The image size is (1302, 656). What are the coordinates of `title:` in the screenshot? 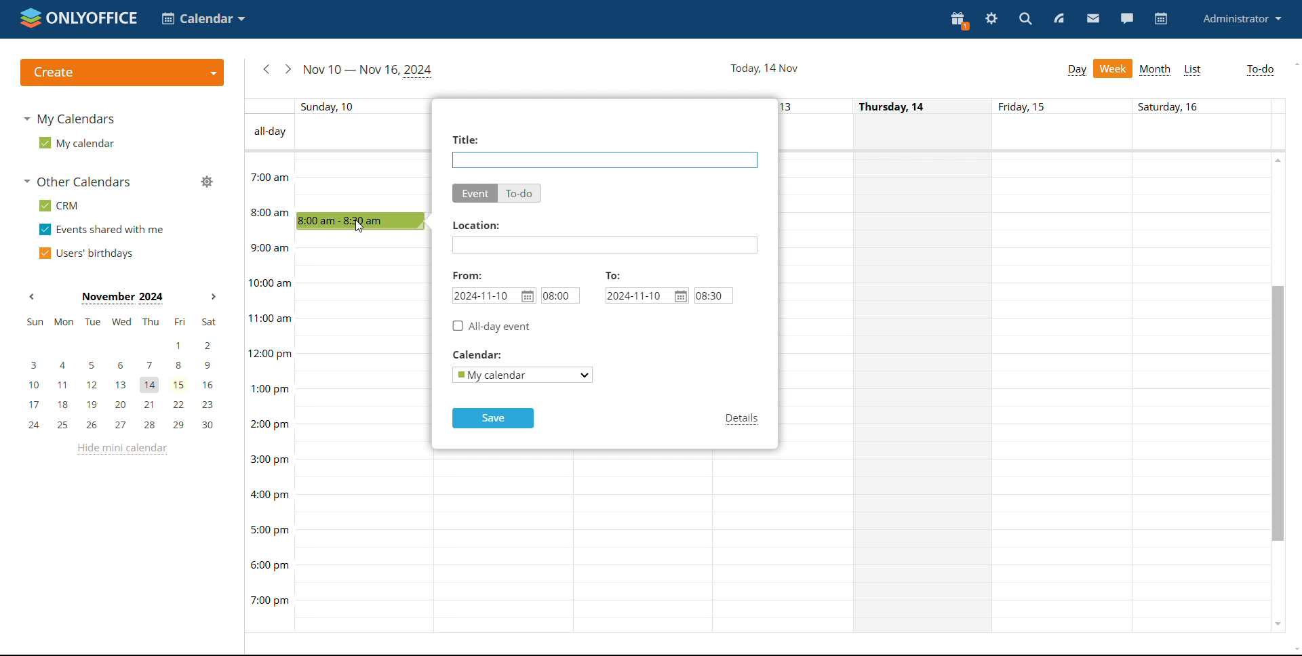 It's located at (465, 138).